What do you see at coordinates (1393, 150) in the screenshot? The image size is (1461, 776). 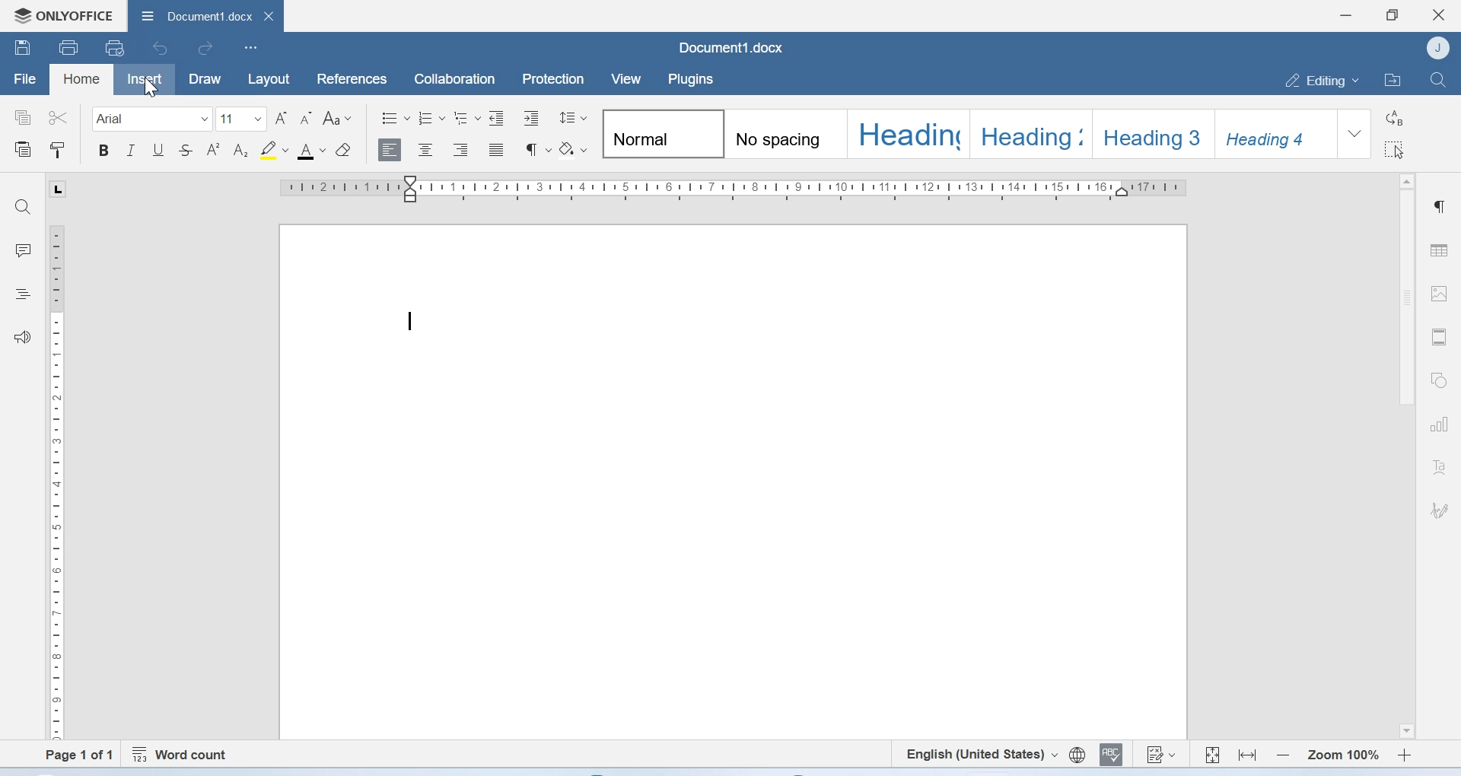 I see `Select all` at bounding box center [1393, 150].